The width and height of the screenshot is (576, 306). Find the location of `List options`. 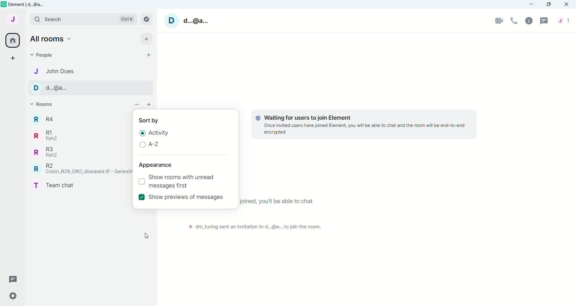

List options is located at coordinates (136, 104).